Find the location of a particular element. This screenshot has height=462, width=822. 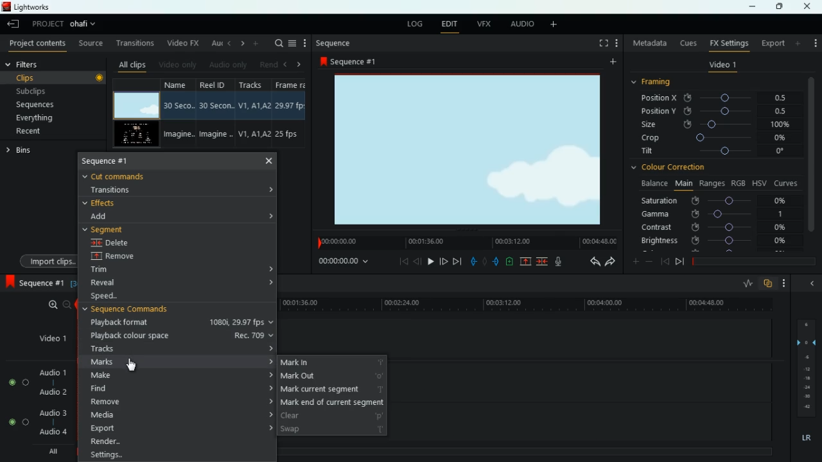

play is located at coordinates (430, 261).